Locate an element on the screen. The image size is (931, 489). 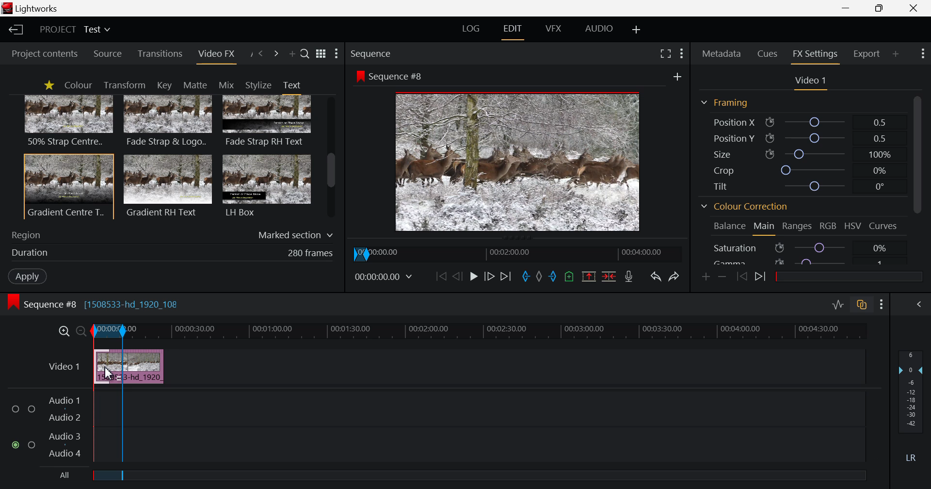
Remove marked section is located at coordinates (589, 276).